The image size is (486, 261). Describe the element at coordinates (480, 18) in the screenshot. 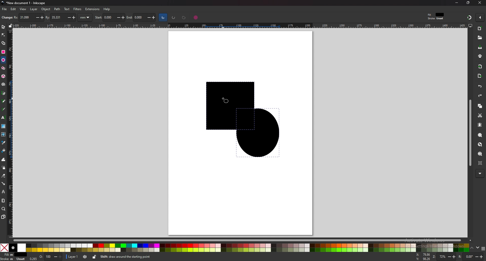

I see `enable snapping` at that location.